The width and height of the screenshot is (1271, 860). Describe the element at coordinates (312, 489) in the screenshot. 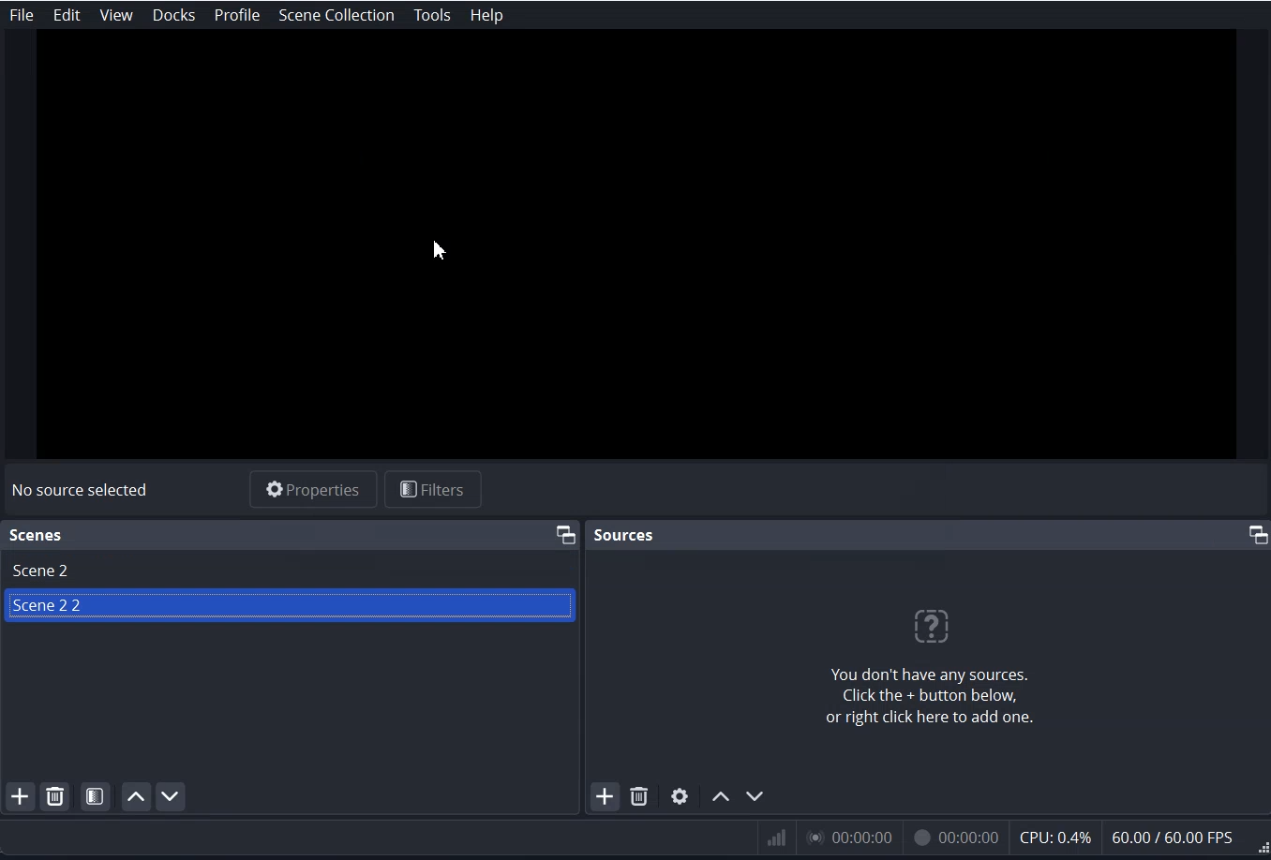

I see `Properties` at that location.